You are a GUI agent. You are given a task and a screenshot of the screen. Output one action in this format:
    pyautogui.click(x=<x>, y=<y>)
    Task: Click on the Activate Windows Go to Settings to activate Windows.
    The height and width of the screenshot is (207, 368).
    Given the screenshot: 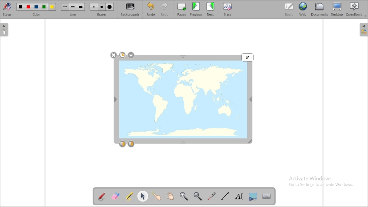 What is the action you would take?
    pyautogui.click(x=317, y=183)
    